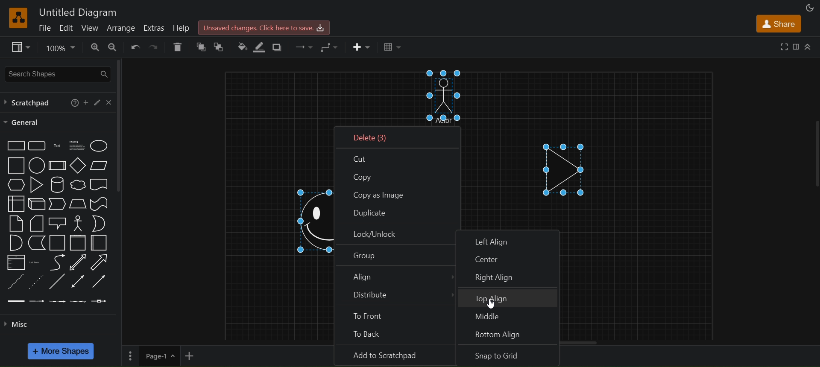  I want to click on format, so click(796, 46).